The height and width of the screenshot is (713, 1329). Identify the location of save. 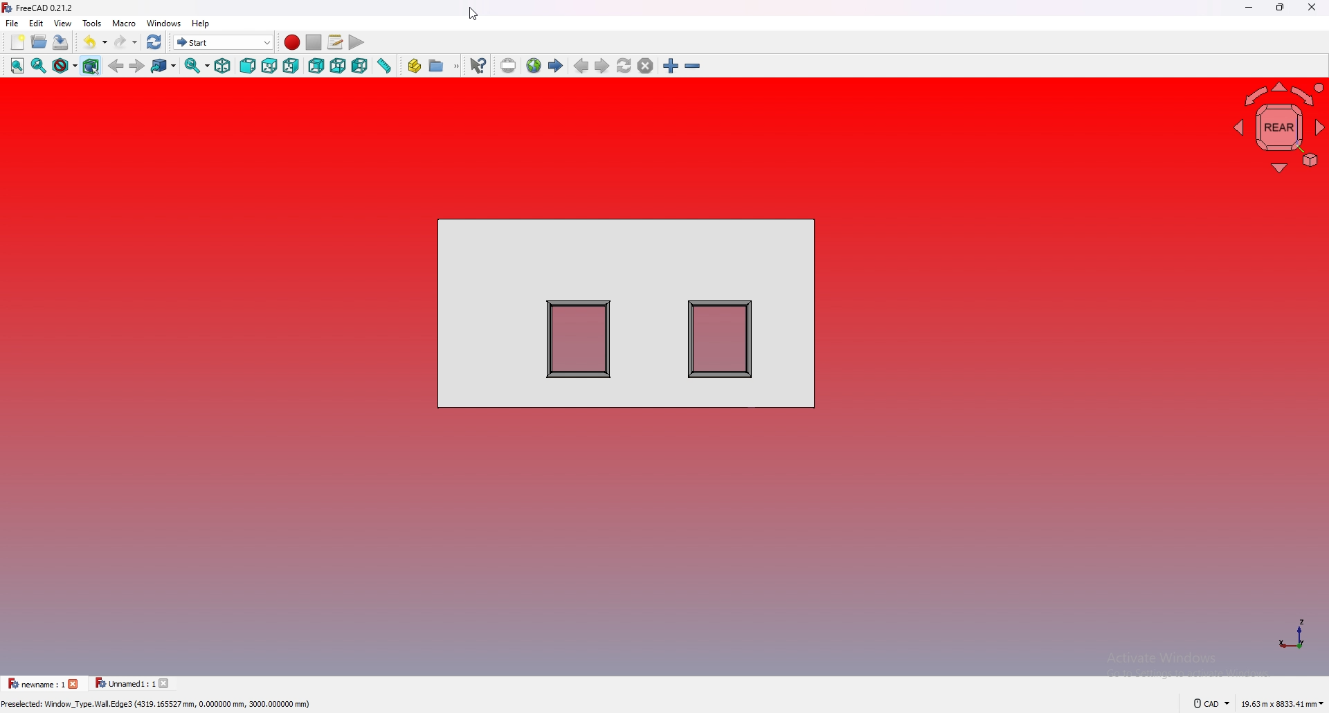
(61, 42).